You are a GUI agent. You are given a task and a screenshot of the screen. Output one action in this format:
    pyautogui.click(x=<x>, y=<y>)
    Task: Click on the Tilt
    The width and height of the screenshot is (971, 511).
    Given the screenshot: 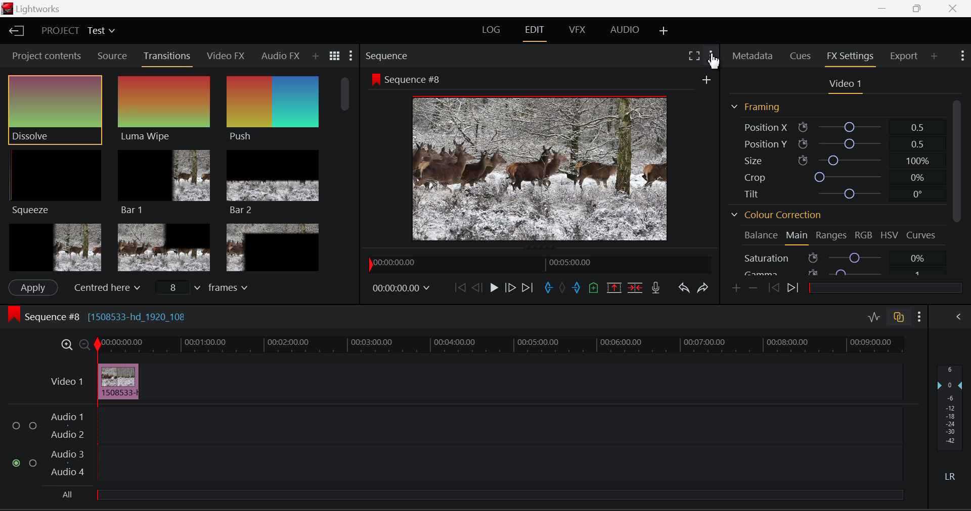 What is the action you would take?
    pyautogui.click(x=840, y=192)
    